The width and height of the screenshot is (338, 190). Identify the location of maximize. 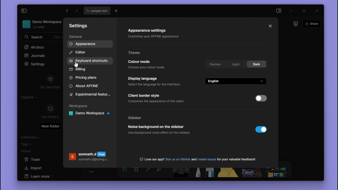
(304, 10).